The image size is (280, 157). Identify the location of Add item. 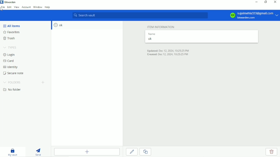
(87, 152).